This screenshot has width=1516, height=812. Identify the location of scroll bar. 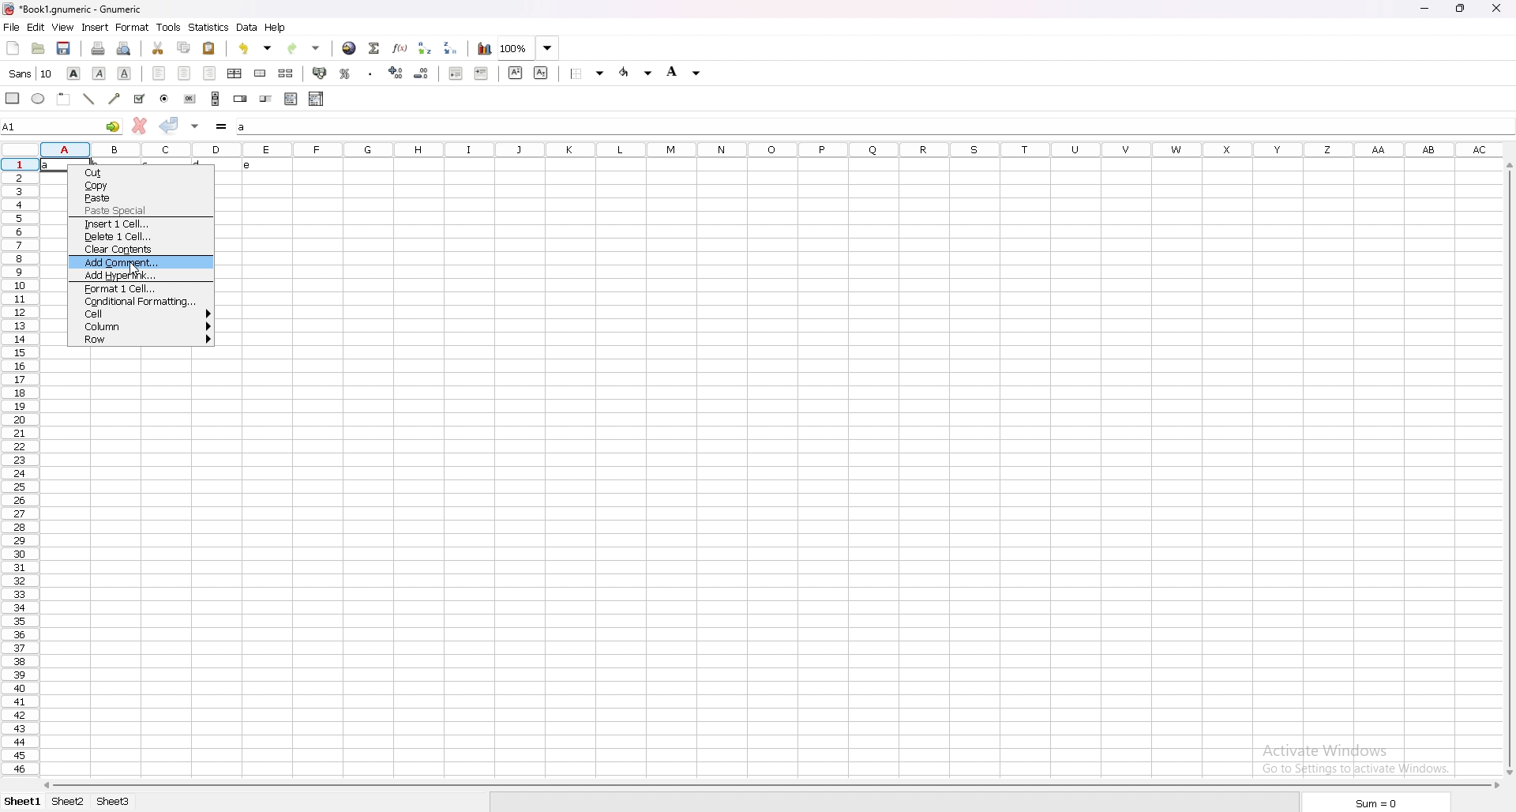
(774, 788).